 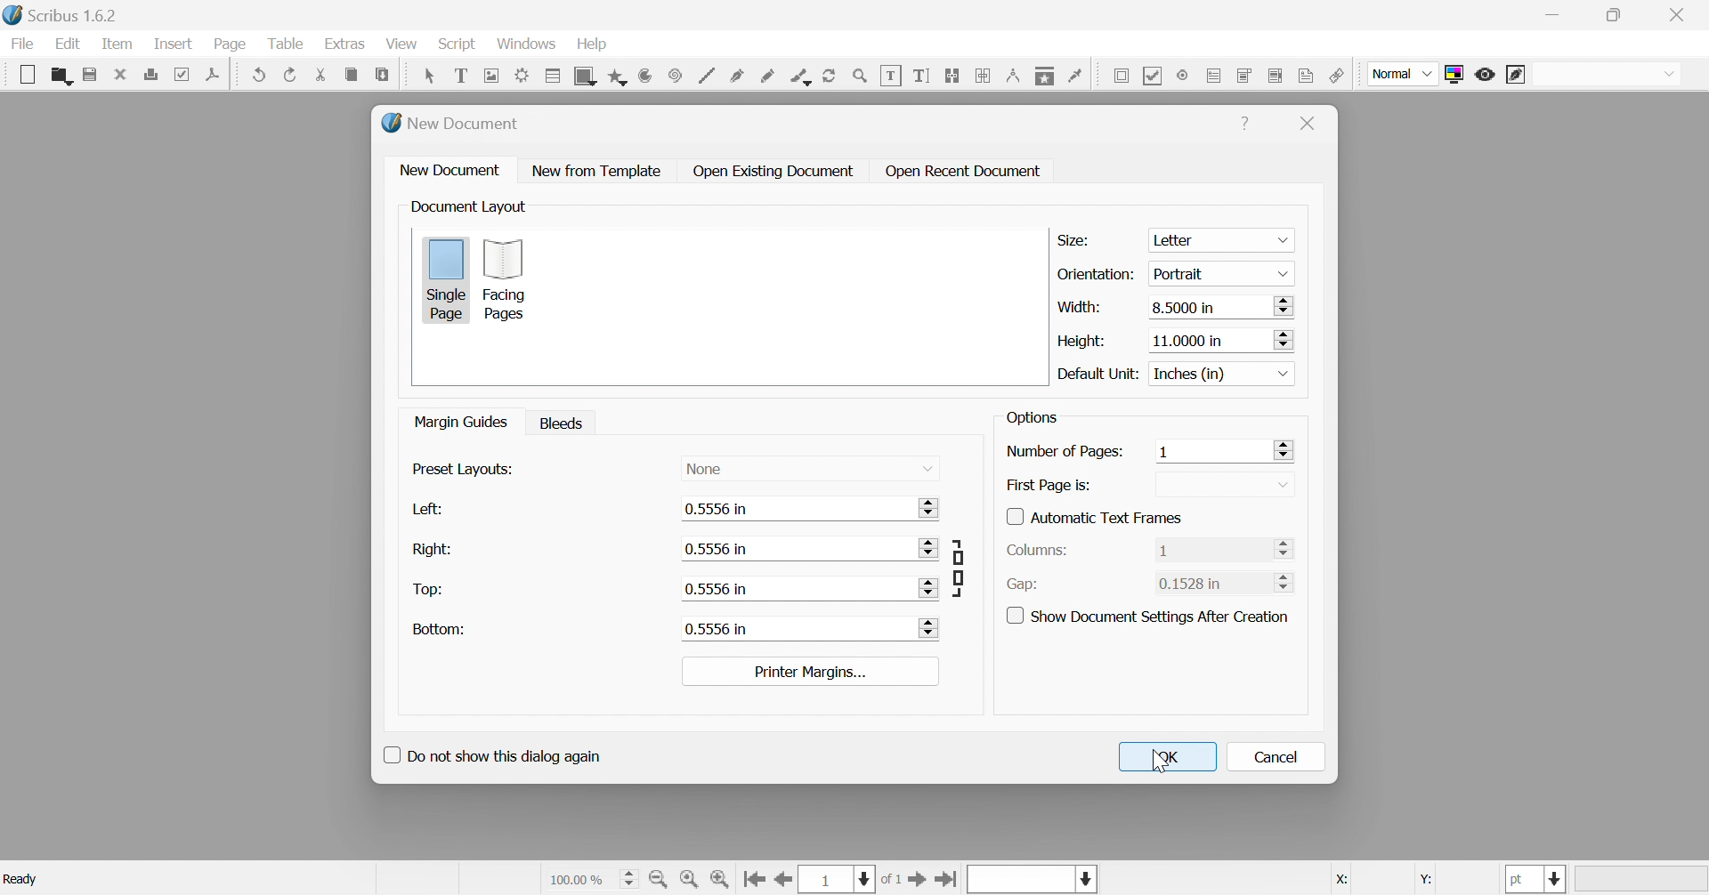 What do you see at coordinates (800, 76) in the screenshot?
I see `calligraphic line` at bounding box center [800, 76].